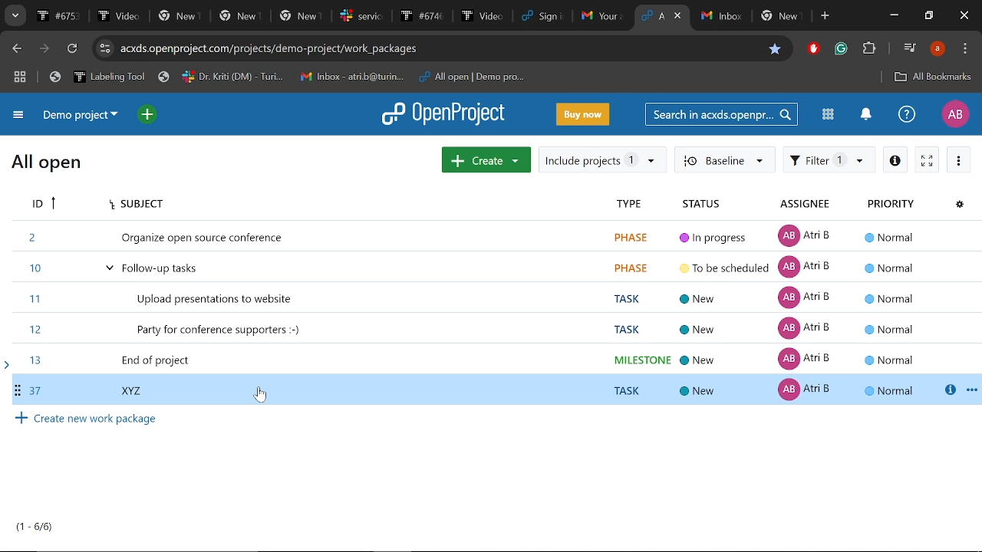 This screenshot has width=982, height=552. Describe the element at coordinates (828, 114) in the screenshot. I see `Modules` at that location.